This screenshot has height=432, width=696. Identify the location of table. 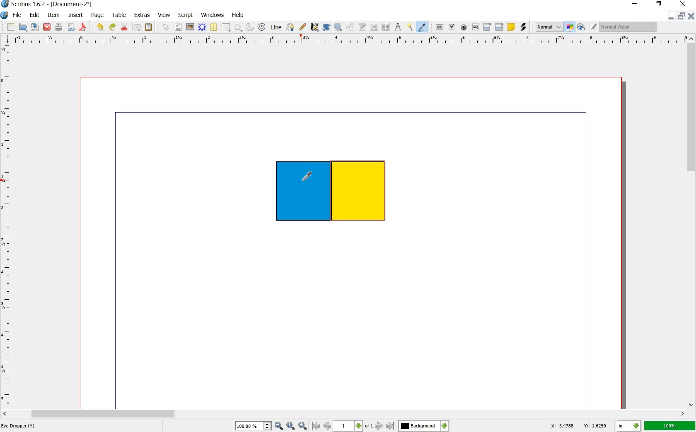
(121, 15).